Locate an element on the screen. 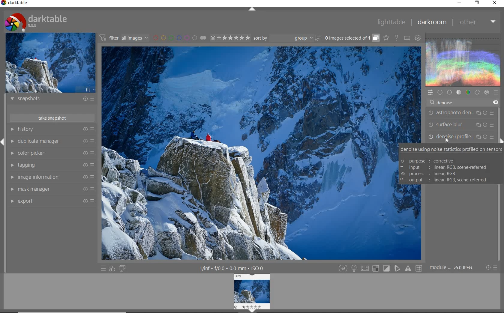 The height and width of the screenshot is (313, 504). export is located at coordinates (51, 201).